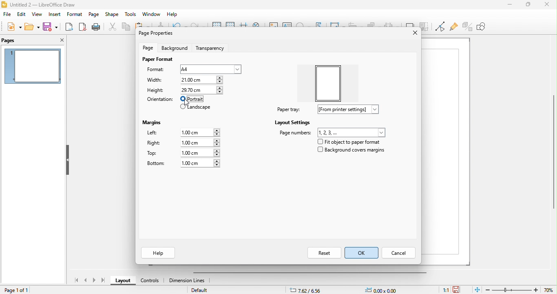  What do you see at coordinates (18, 40) in the screenshot?
I see `pages` at bounding box center [18, 40].